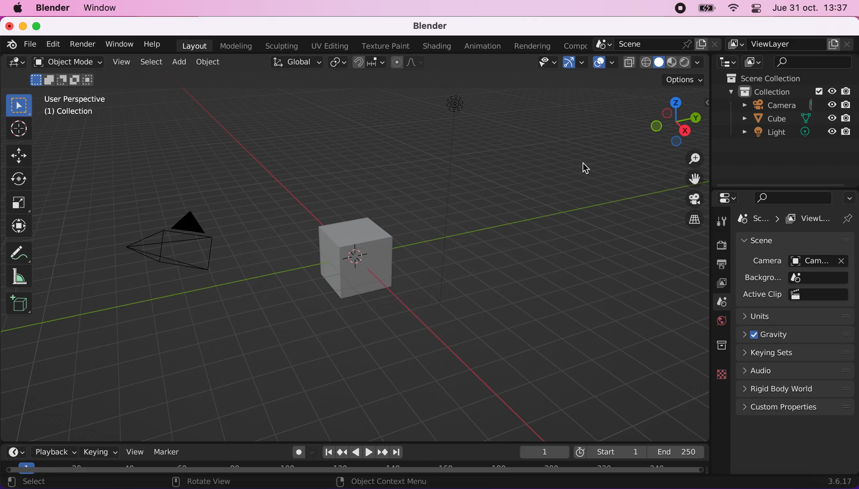 Image resolution: width=859 pixels, height=489 pixels. Describe the element at coordinates (716, 302) in the screenshot. I see `scene` at that location.